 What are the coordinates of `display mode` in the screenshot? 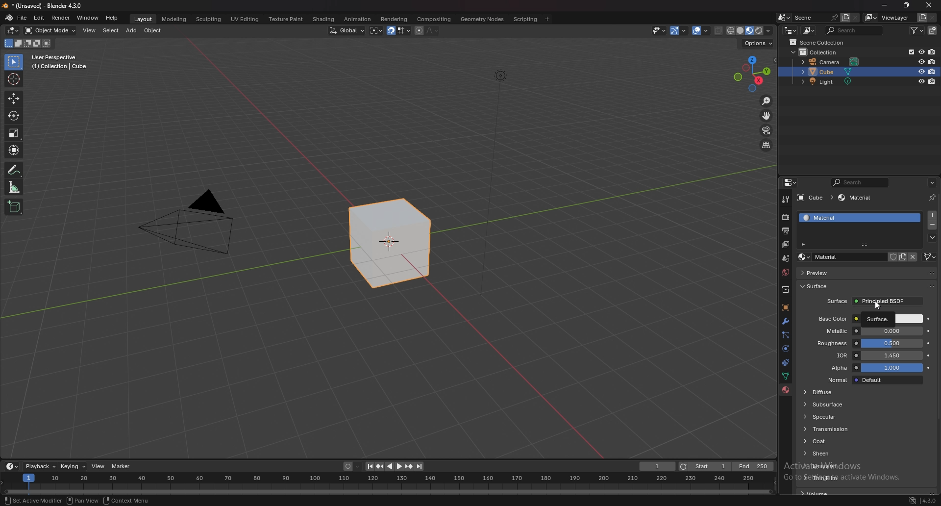 It's located at (810, 30).